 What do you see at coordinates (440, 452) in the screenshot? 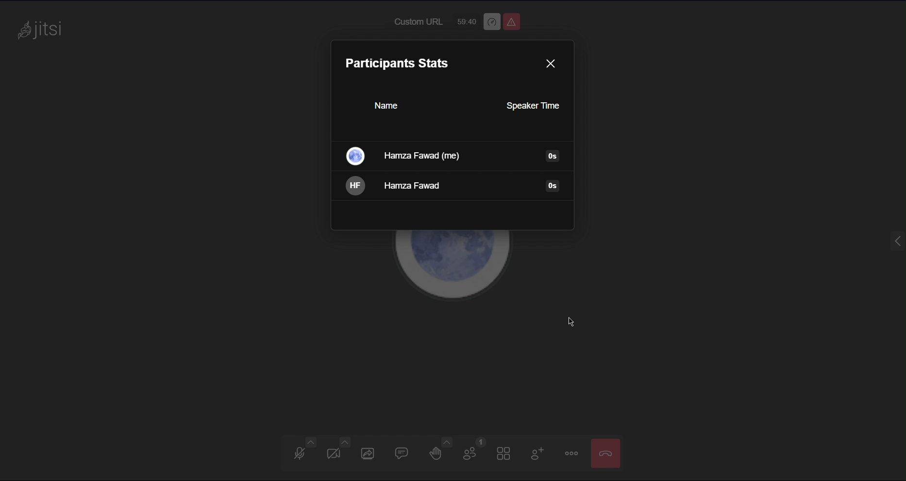
I see `Raise Hand` at bounding box center [440, 452].